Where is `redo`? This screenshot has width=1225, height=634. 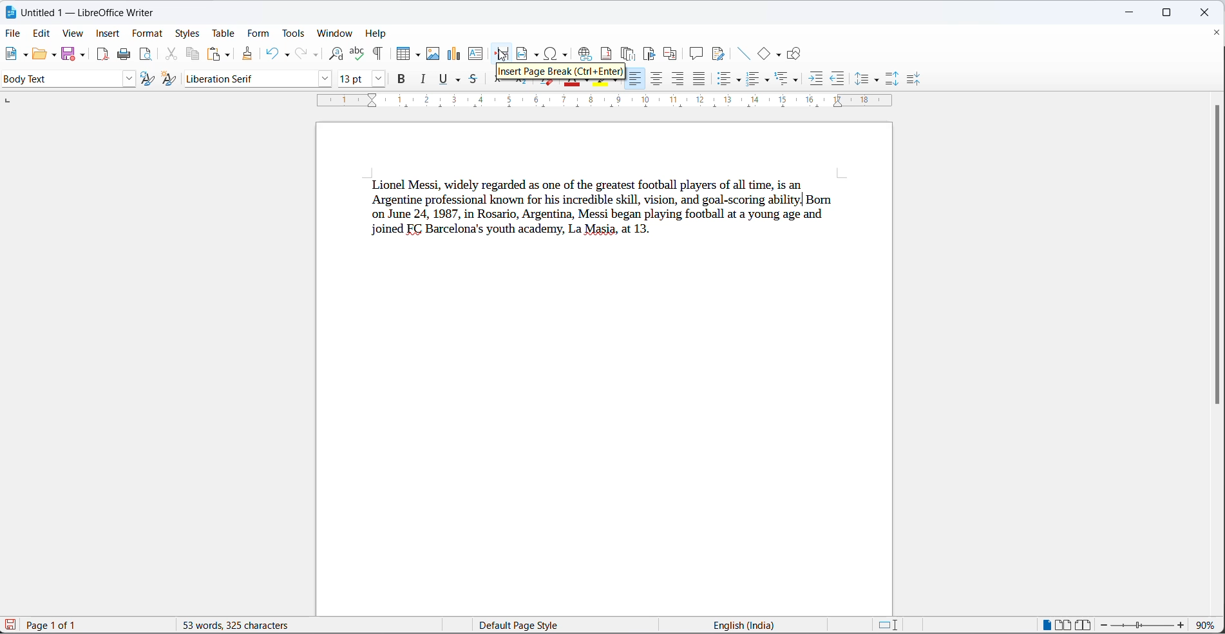
redo is located at coordinates (299, 54).